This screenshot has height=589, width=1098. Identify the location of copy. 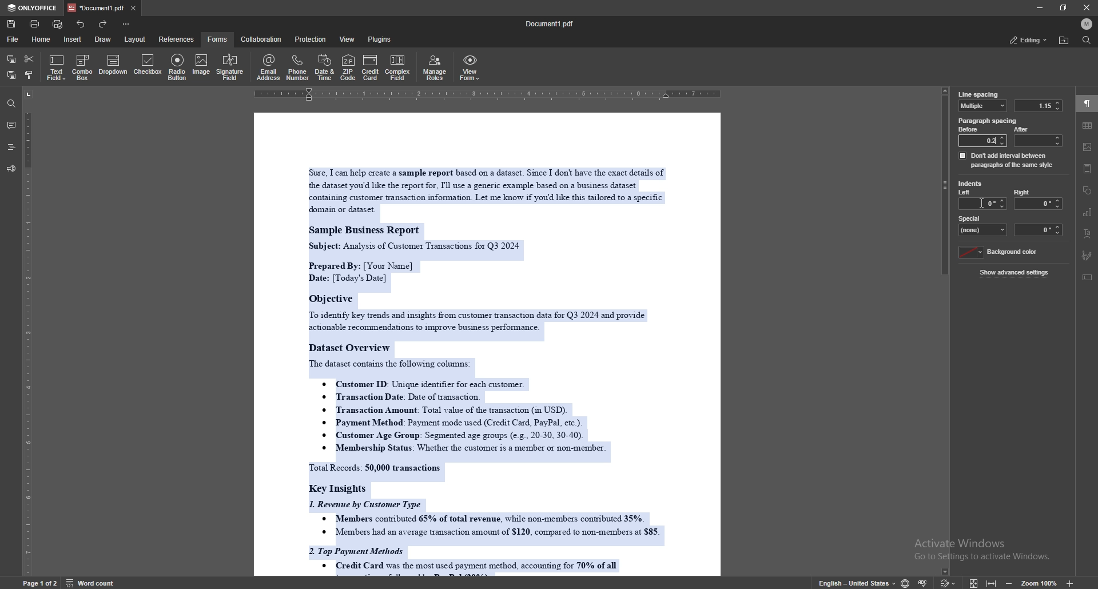
(11, 59).